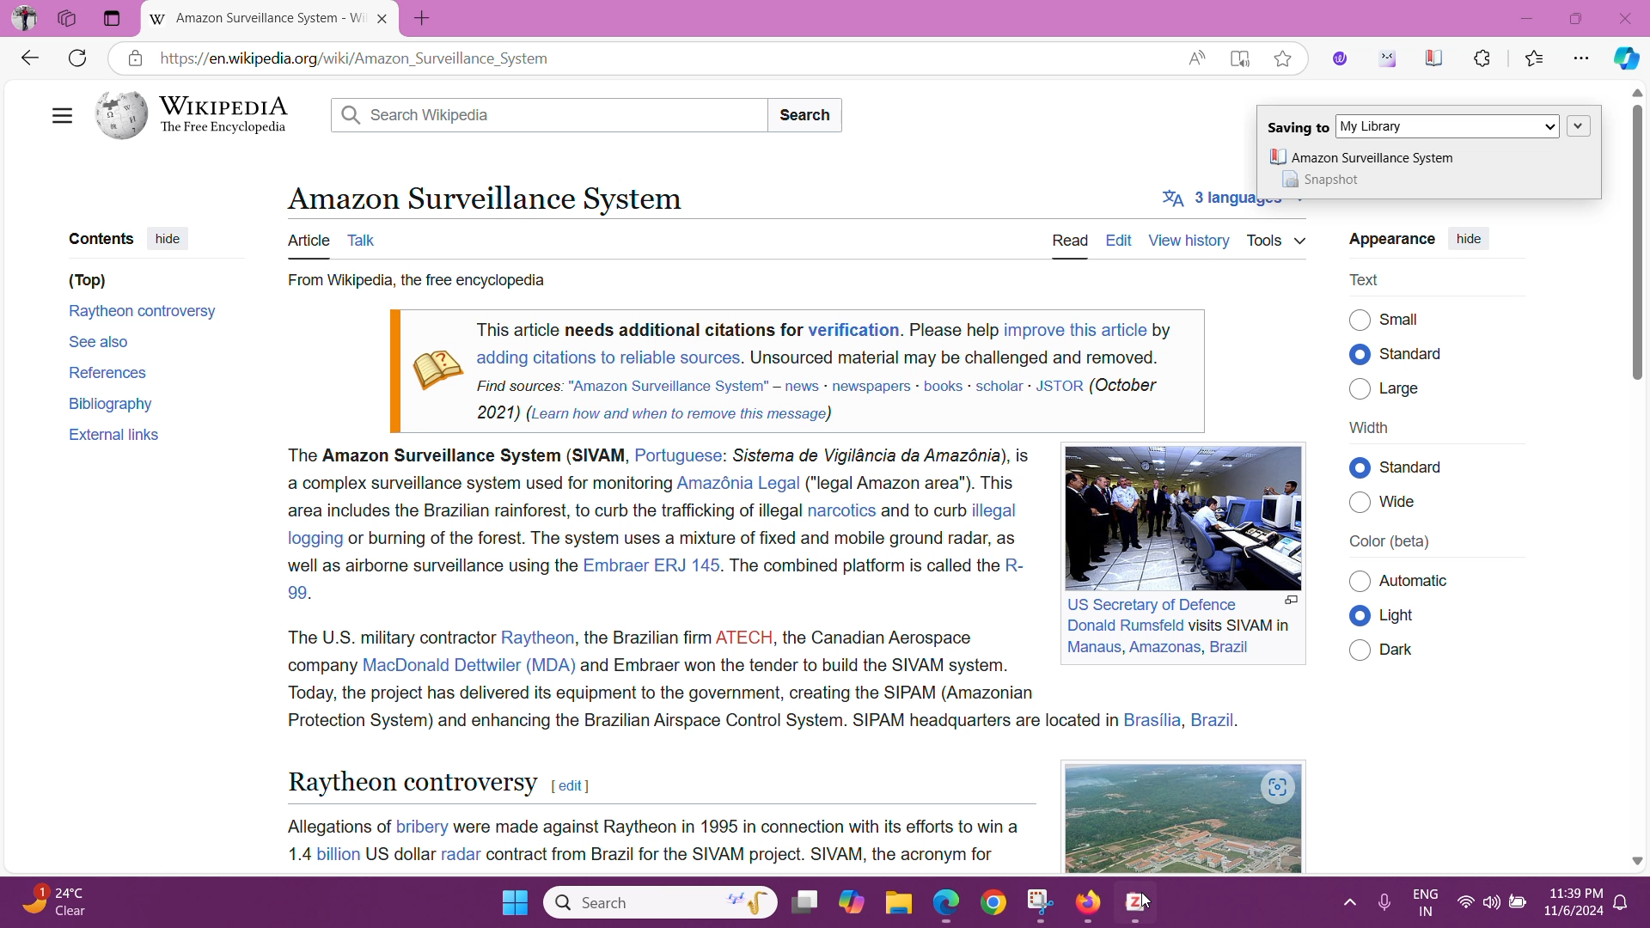 This screenshot has height=928, width=1650. What do you see at coordinates (1390, 542) in the screenshot?
I see `Color (beta)` at bounding box center [1390, 542].